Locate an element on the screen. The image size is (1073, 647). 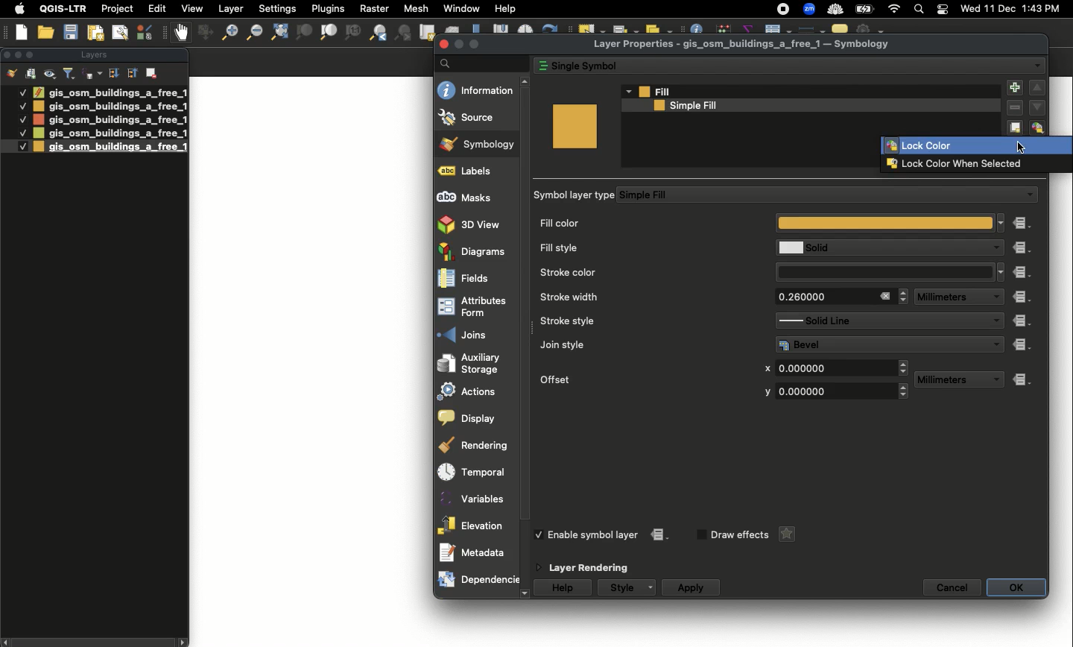
Join style is located at coordinates (646, 344).